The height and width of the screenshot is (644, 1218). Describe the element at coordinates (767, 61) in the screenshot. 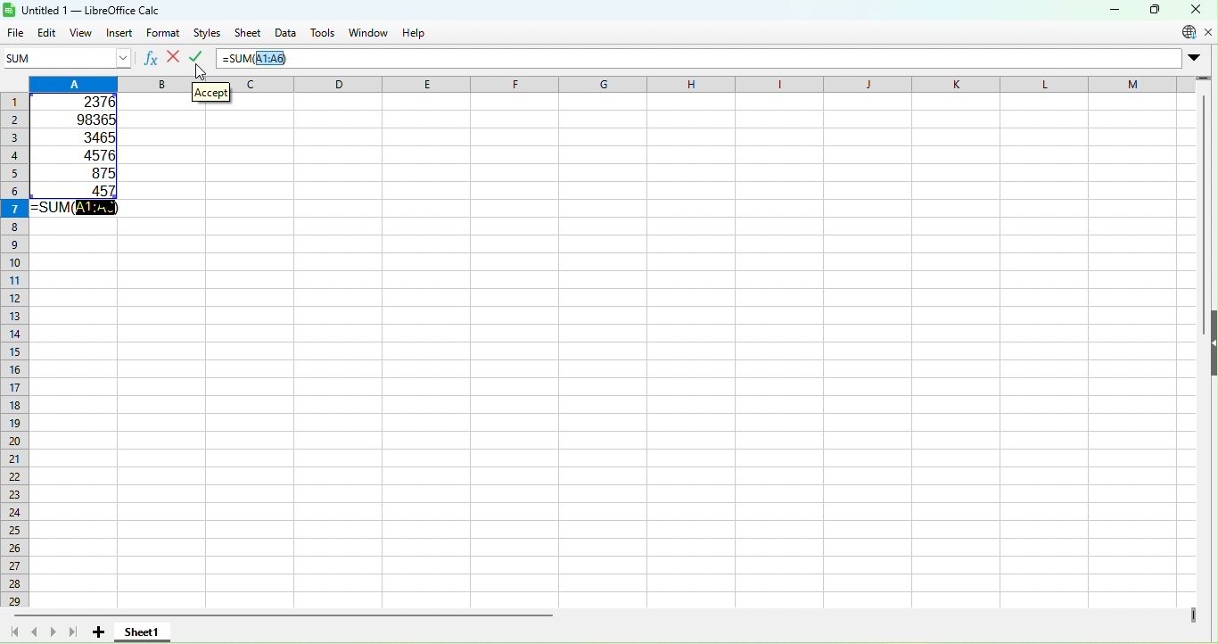

I see `formula bar` at that location.